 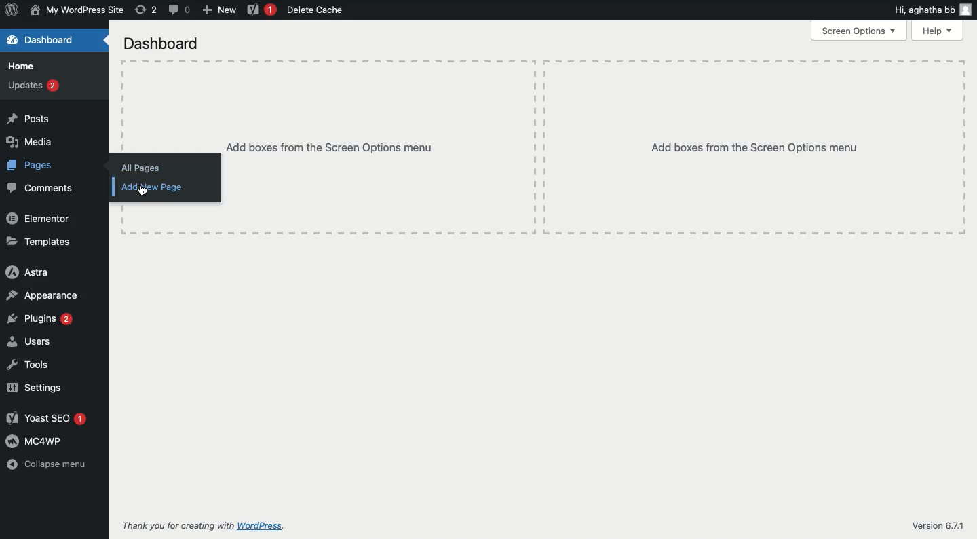 I want to click on Thank you for creating with, so click(x=176, y=525).